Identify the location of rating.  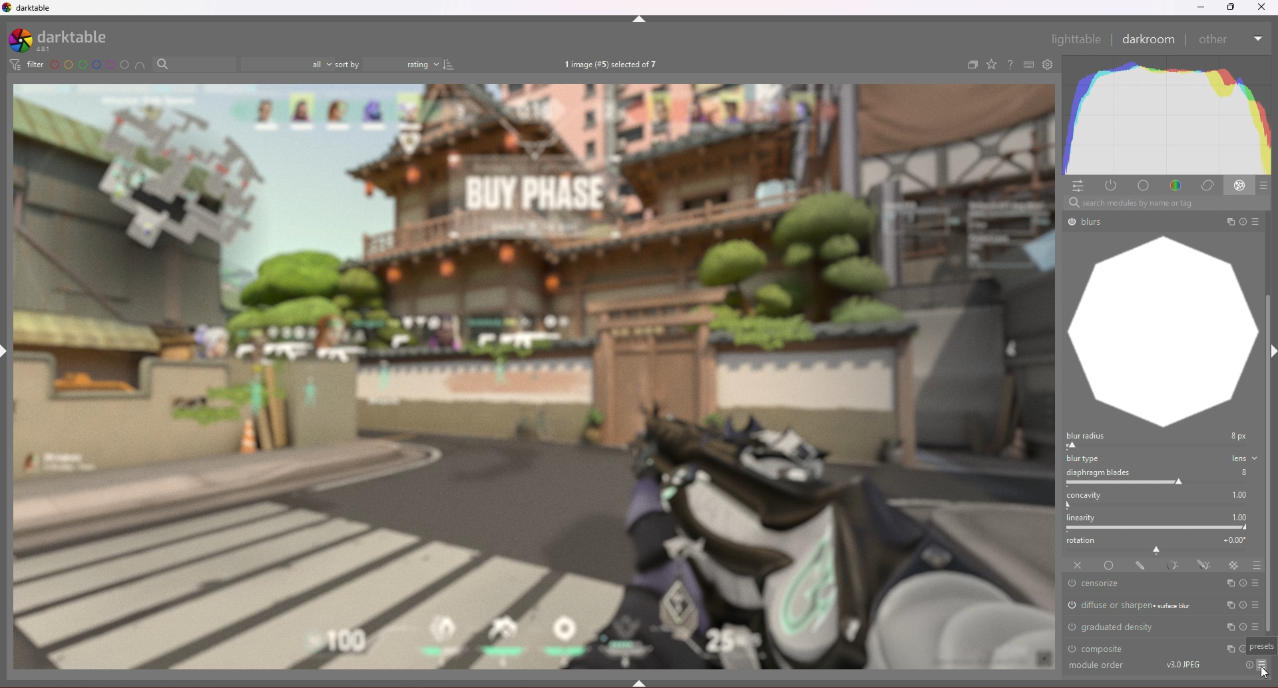
(402, 64).